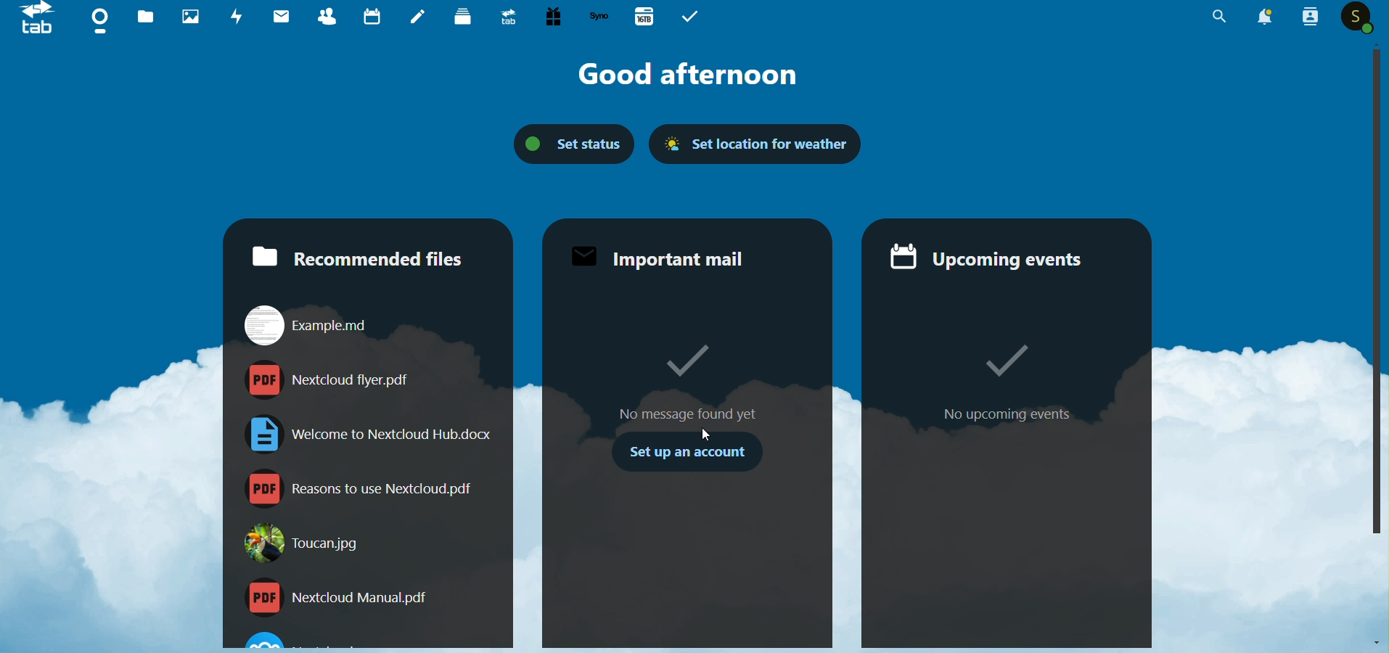 This screenshot has height=653, width=1389. Describe the element at coordinates (678, 371) in the screenshot. I see `no message found yet` at that location.